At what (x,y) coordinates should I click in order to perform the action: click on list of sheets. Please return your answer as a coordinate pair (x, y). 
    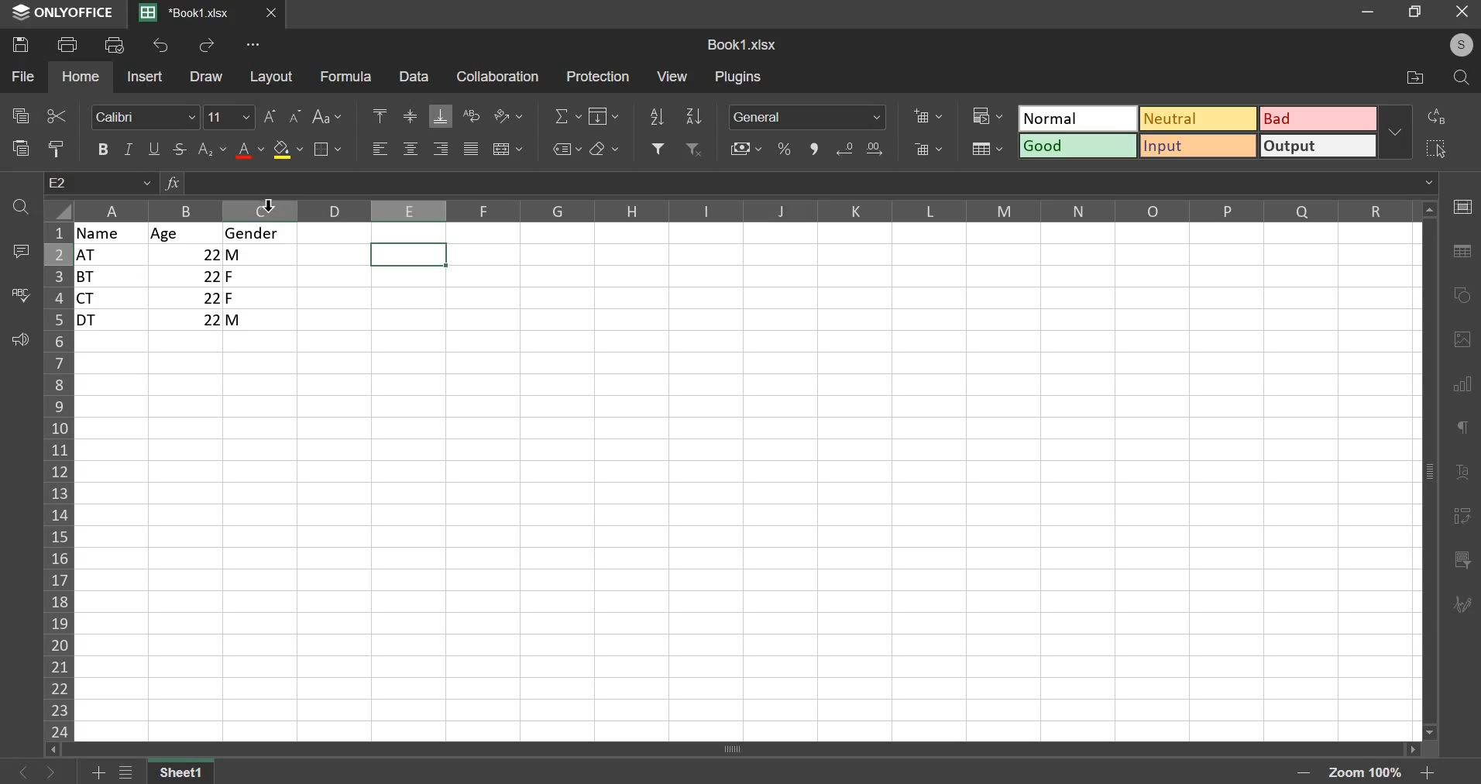
    Looking at the image, I should click on (130, 771).